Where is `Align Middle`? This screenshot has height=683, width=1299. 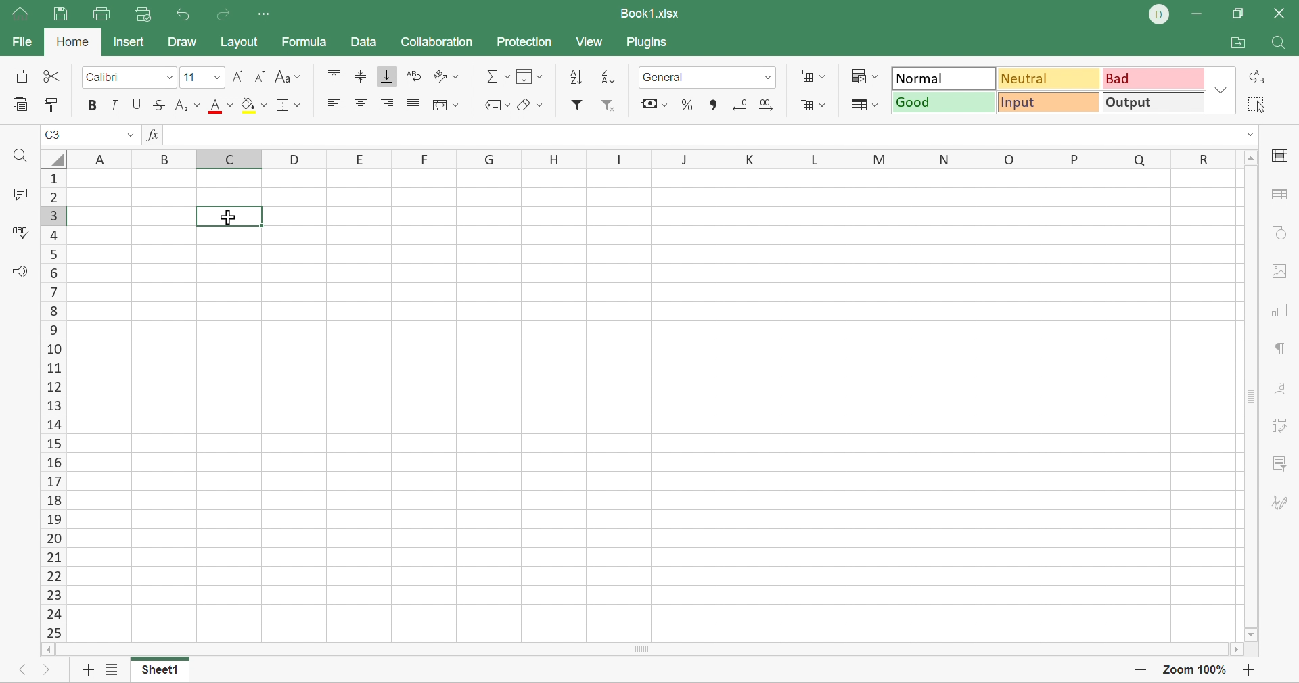
Align Middle is located at coordinates (362, 78).